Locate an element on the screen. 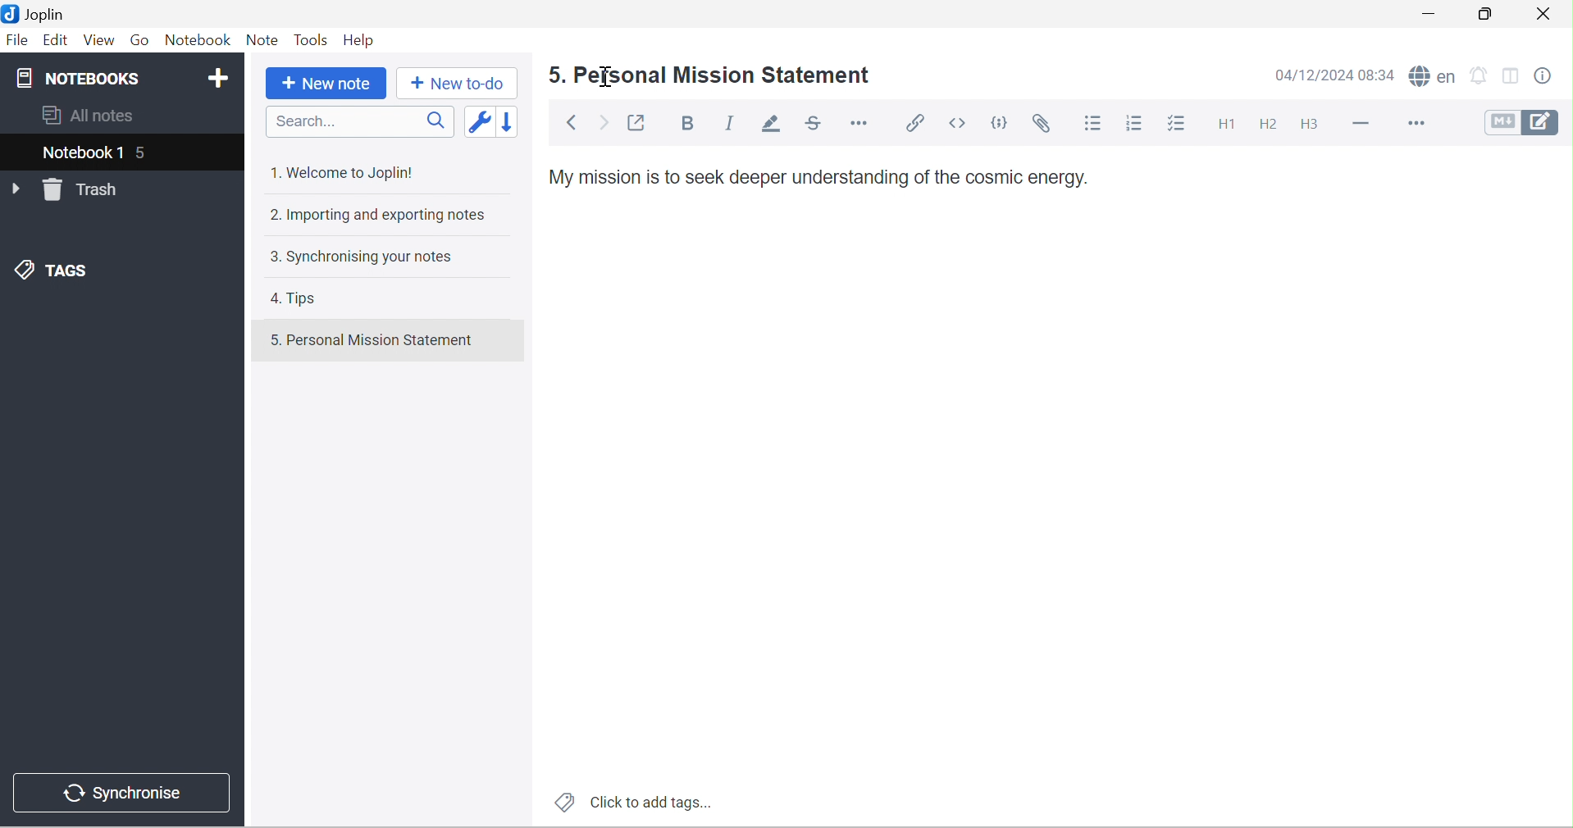 This screenshot has width=1573, height=828. Inline code is located at coordinates (956, 124).